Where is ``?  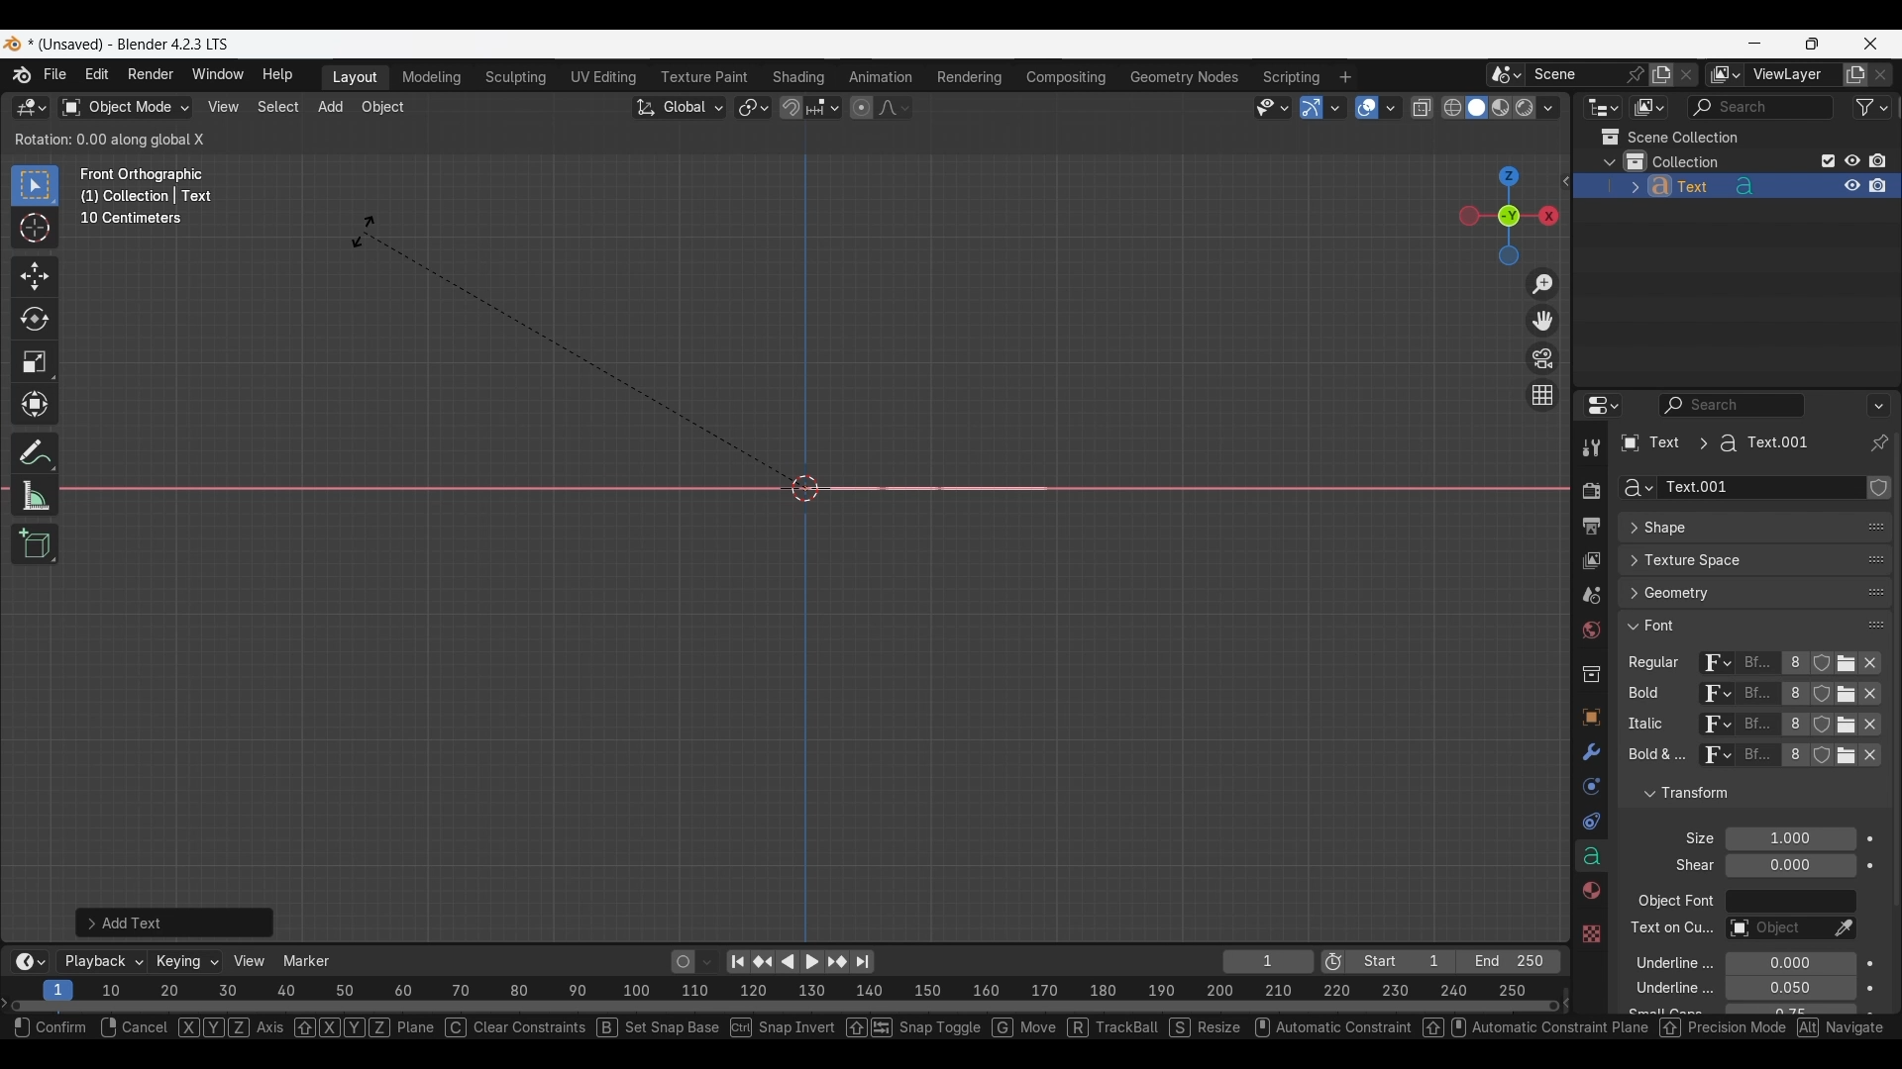  is located at coordinates (1669, 930).